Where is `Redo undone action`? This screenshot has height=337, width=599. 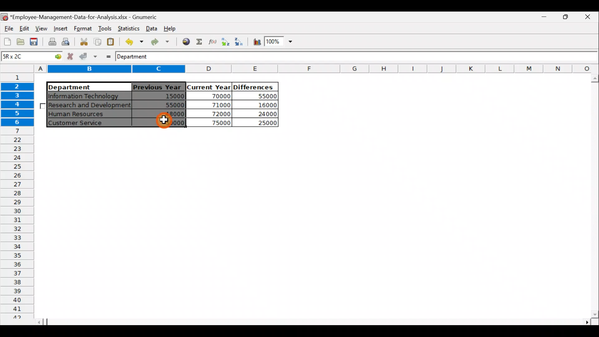 Redo undone action is located at coordinates (162, 42).